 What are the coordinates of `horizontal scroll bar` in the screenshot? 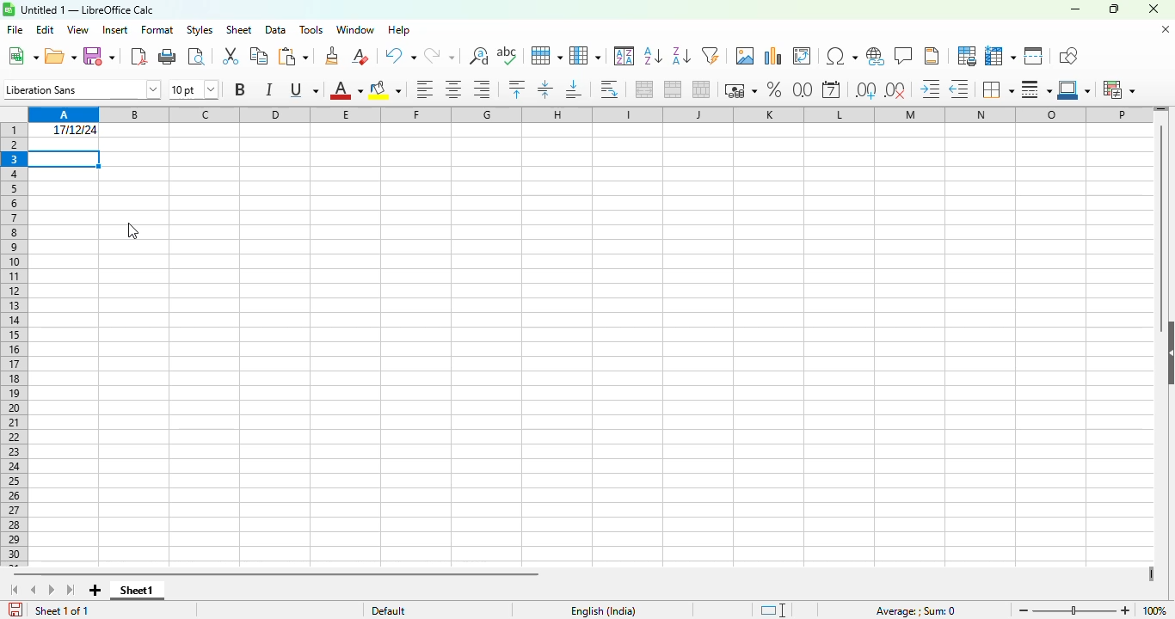 It's located at (280, 575).